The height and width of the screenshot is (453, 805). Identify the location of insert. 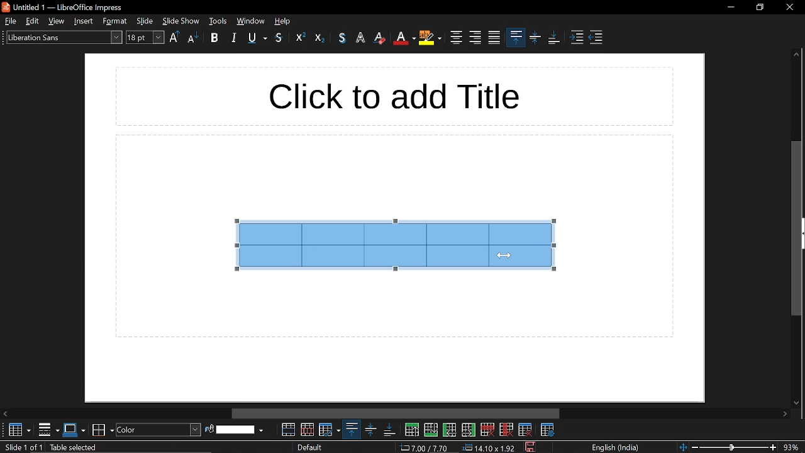
(83, 21).